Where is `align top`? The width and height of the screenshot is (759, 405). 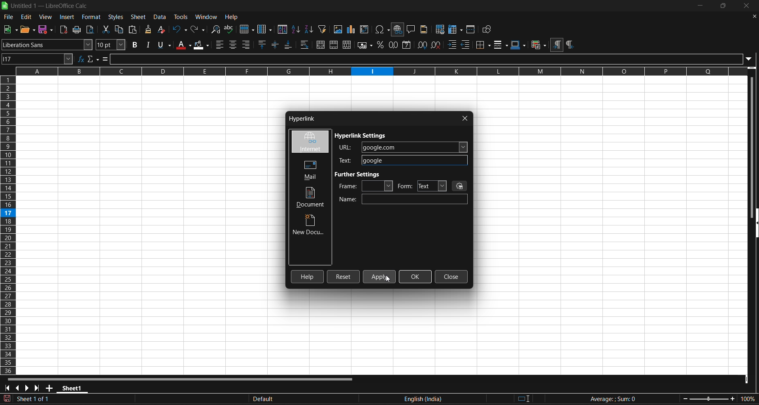 align top is located at coordinates (263, 44).